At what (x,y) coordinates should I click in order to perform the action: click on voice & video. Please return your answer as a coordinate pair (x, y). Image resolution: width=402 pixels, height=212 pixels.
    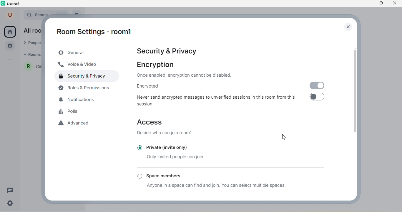
    Looking at the image, I should click on (81, 65).